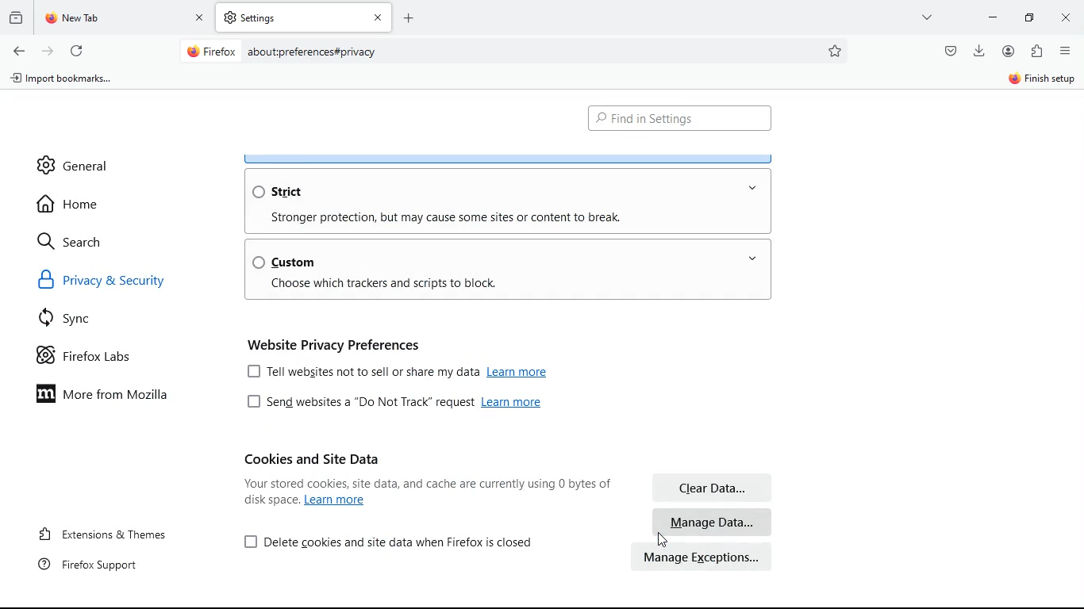  What do you see at coordinates (1033, 17) in the screenshot?
I see `minimize` at bounding box center [1033, 17].